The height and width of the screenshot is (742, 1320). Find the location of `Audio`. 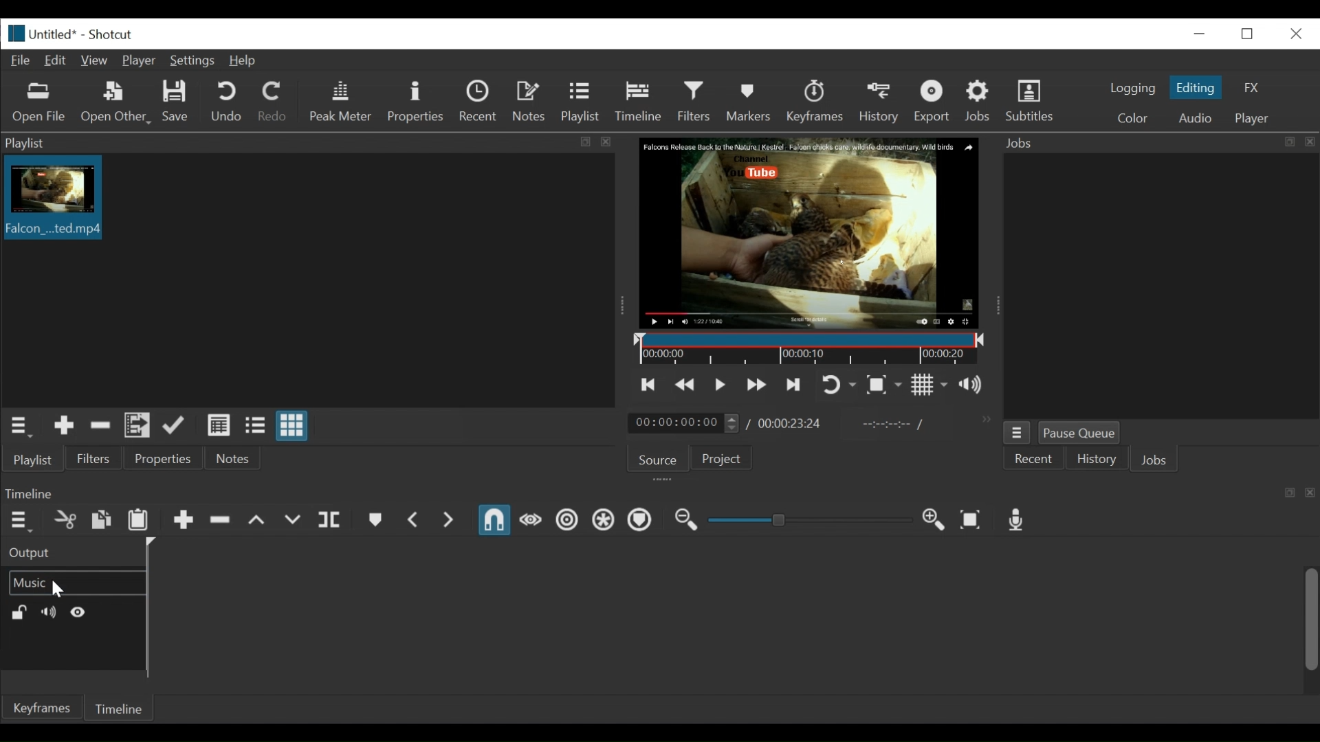

Audio is located at coordinates (1193, 117).